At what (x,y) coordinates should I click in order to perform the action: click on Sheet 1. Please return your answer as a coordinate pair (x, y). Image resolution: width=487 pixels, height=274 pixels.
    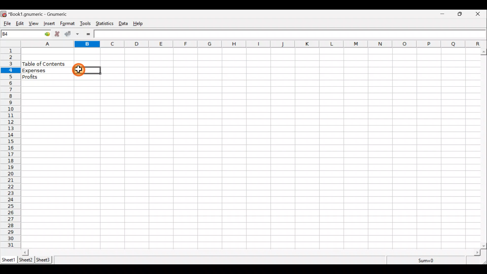
    Looking at the image, I should click on (9, 259).